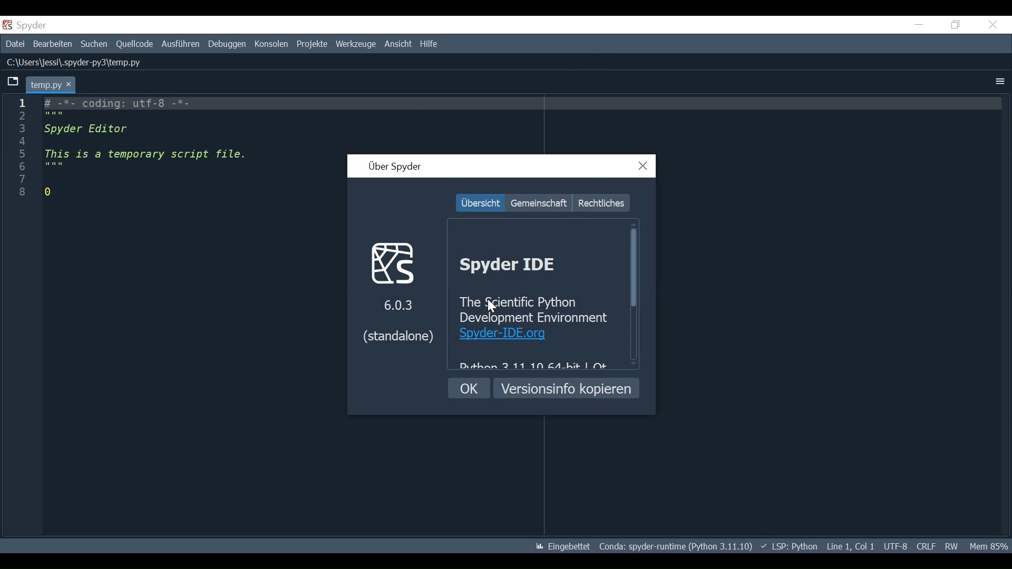  I want to click on 6.0.3(standalone), so click(403, 329).